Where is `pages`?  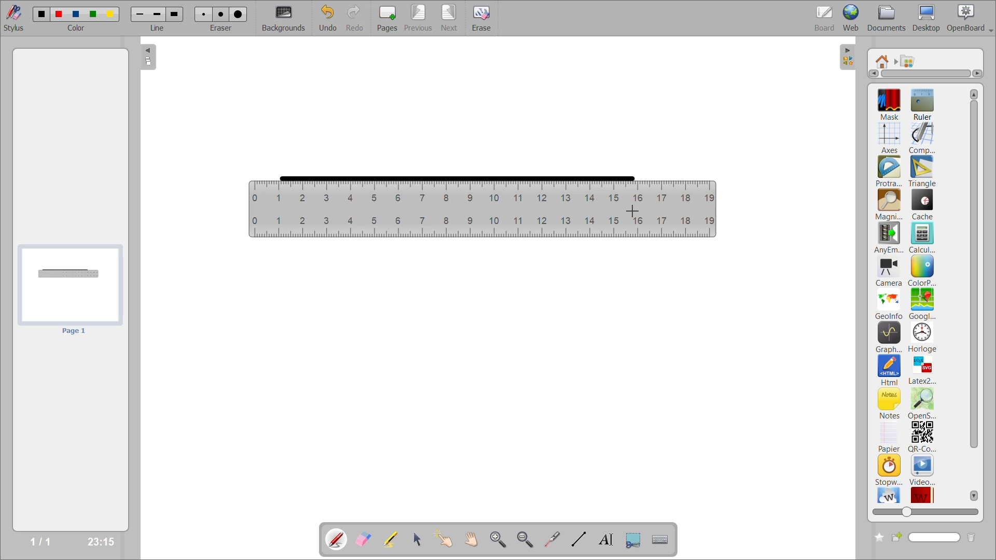
pages is located at coordinates (390, 17).